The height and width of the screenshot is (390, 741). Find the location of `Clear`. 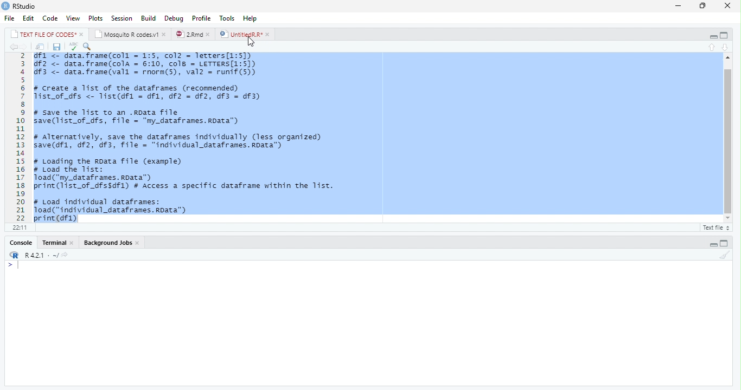

Clear is located at coordinates (726, 256).